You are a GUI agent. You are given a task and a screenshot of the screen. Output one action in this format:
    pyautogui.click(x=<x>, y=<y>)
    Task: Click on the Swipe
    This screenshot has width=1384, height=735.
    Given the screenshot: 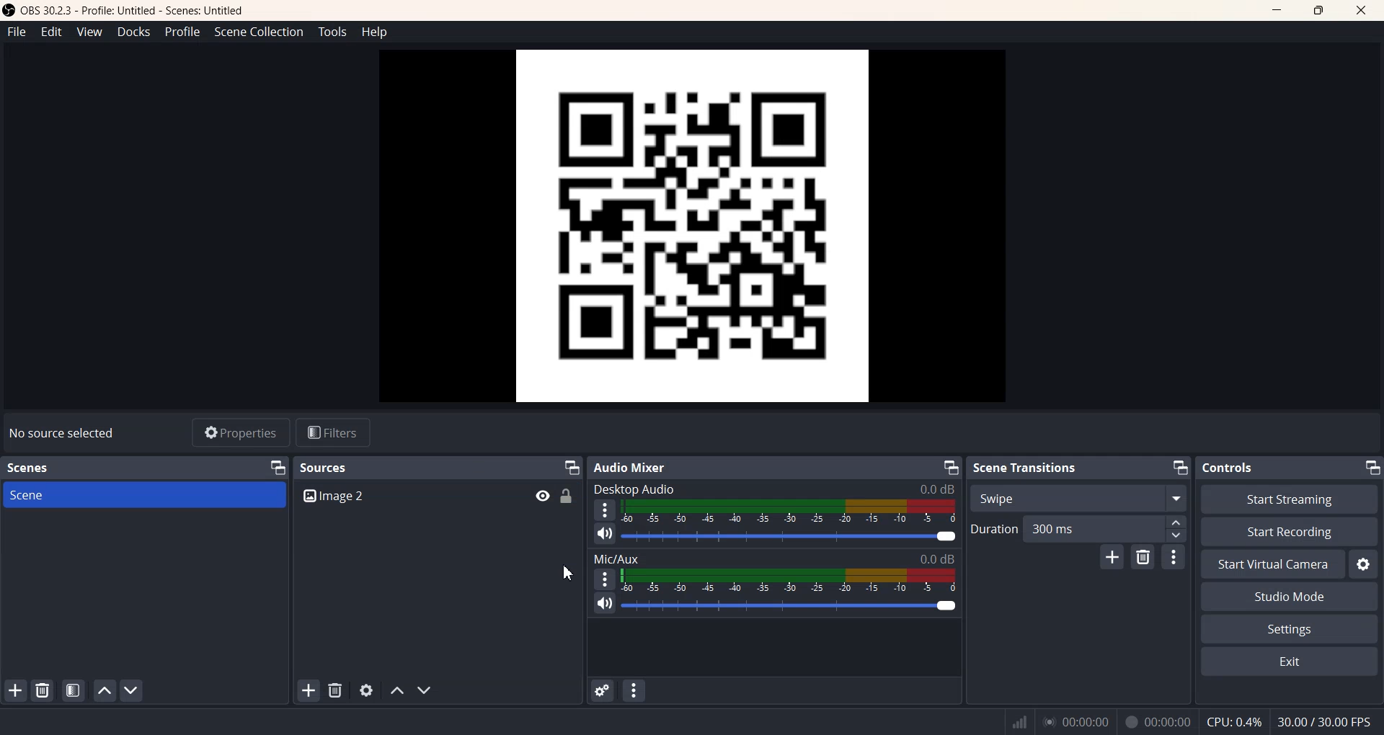 What is the action you would take?
    pyautogui.click(x=1078, y=496)
    